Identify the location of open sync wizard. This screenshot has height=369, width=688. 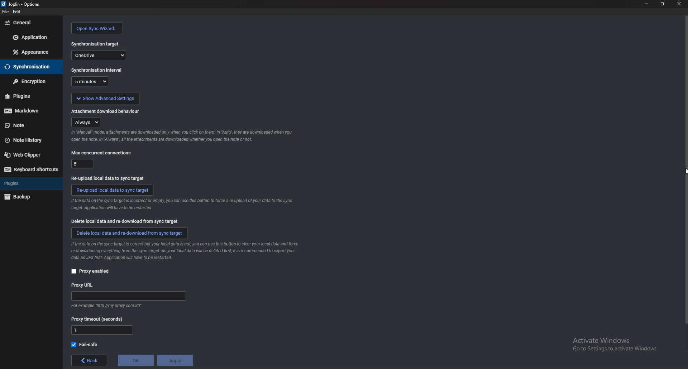
(97, 28).